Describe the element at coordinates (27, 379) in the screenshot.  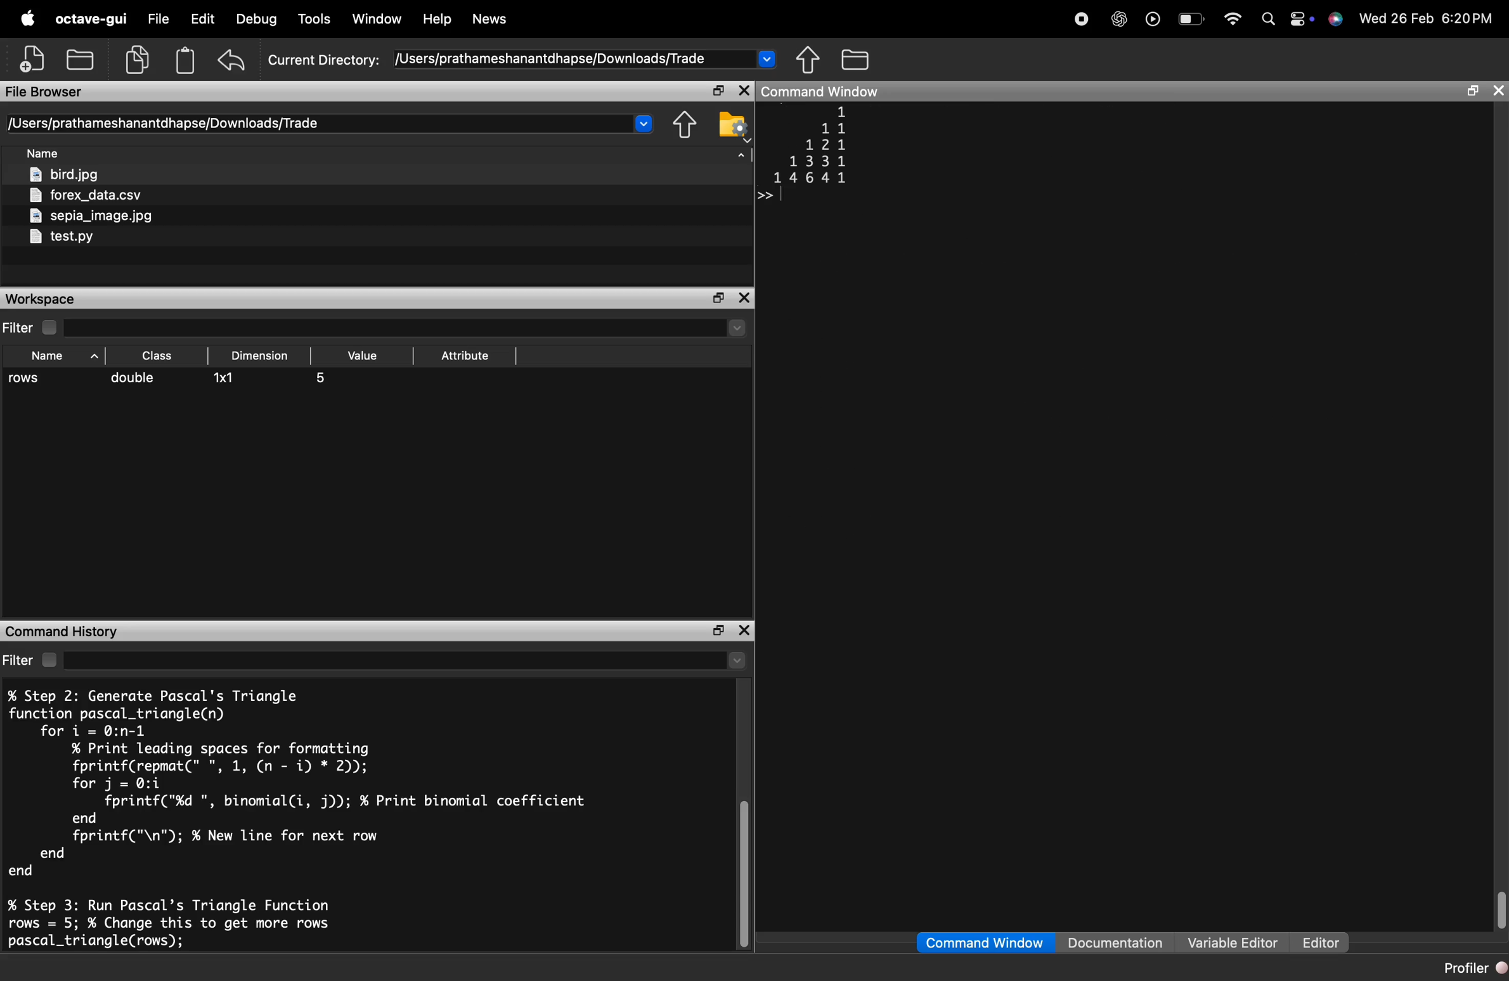
I see `rows` at that location.